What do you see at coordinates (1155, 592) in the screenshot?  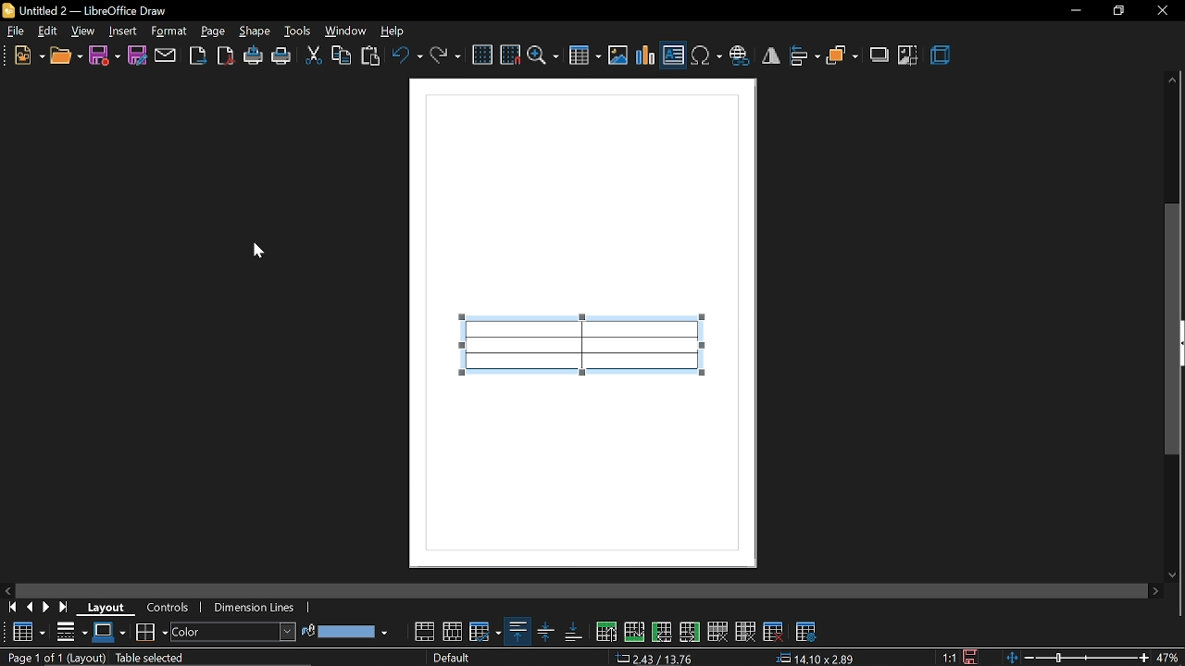 I see `move right` at bounding box center [1155, 592].